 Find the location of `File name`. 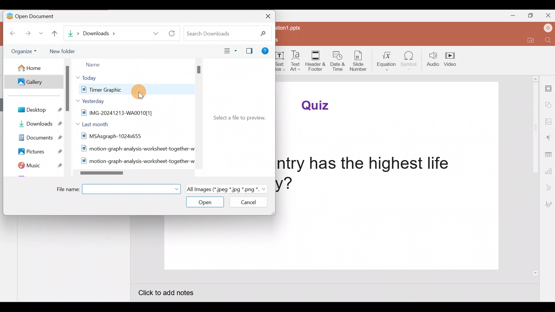

File name is located at coordinates (116, 189).